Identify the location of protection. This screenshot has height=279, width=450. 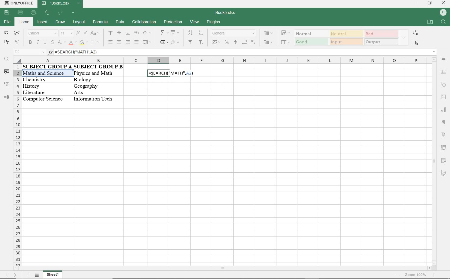
(173, 22).